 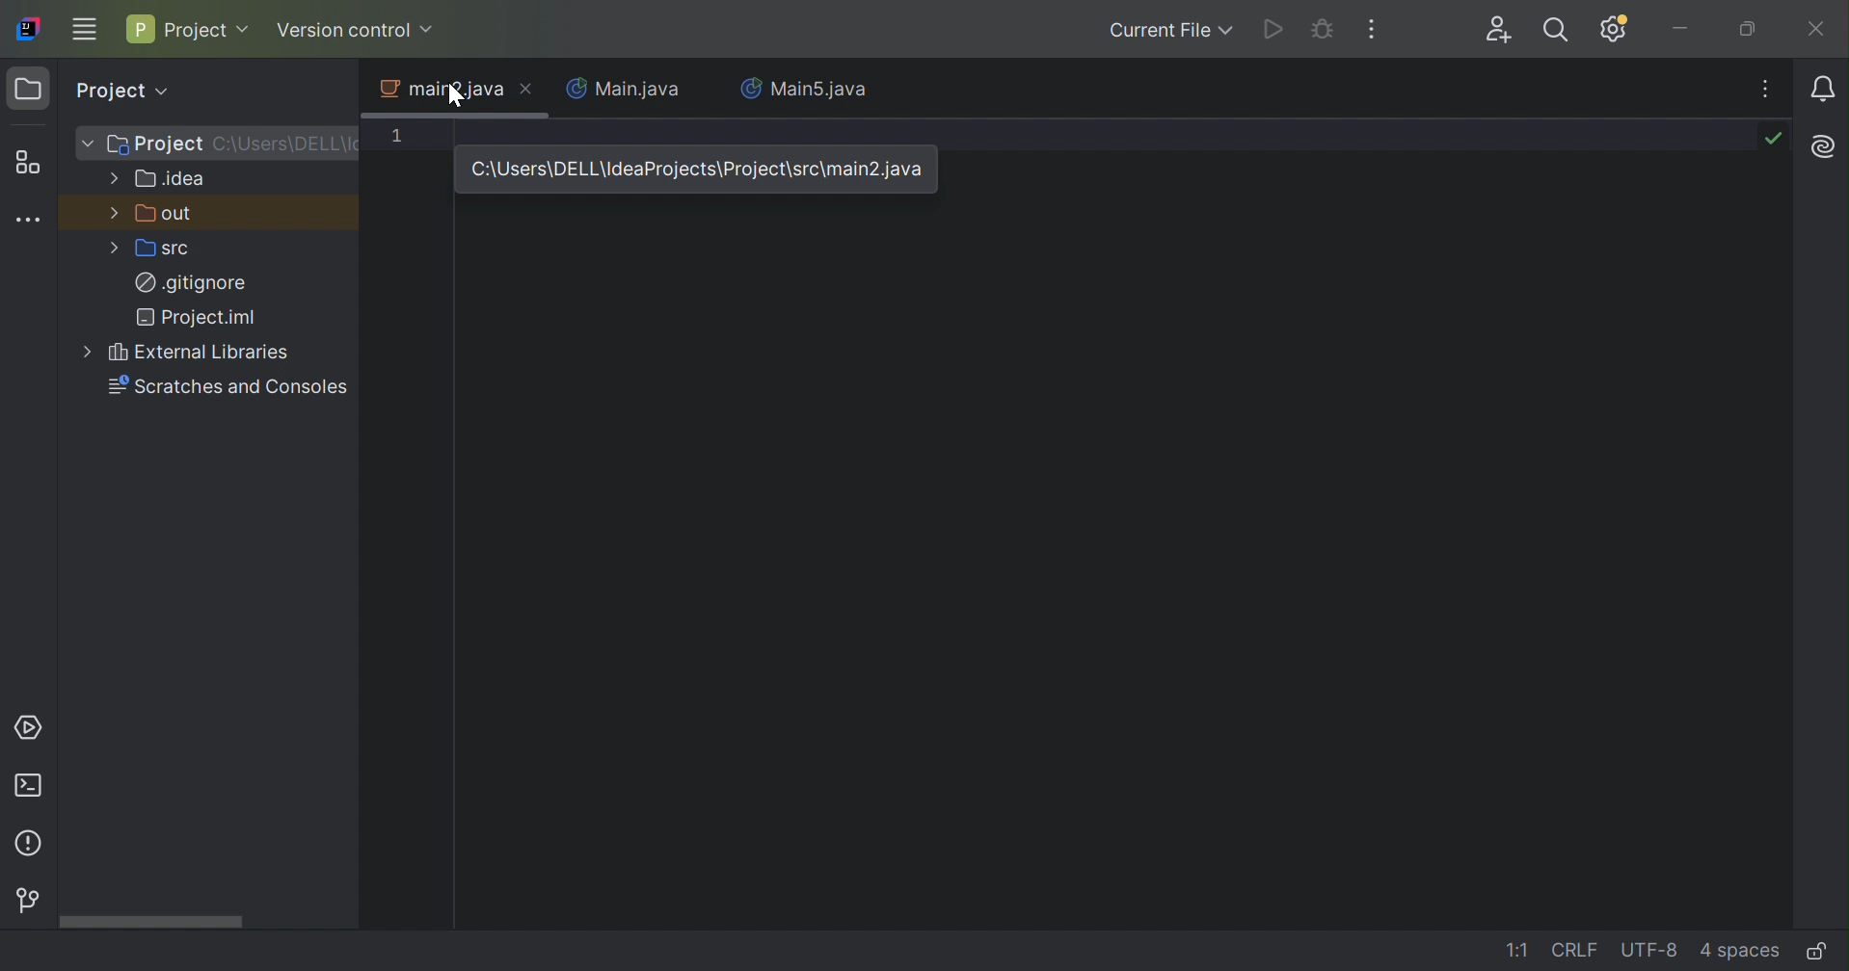 I want to click on Project.iml, so click(x=201, y=320).